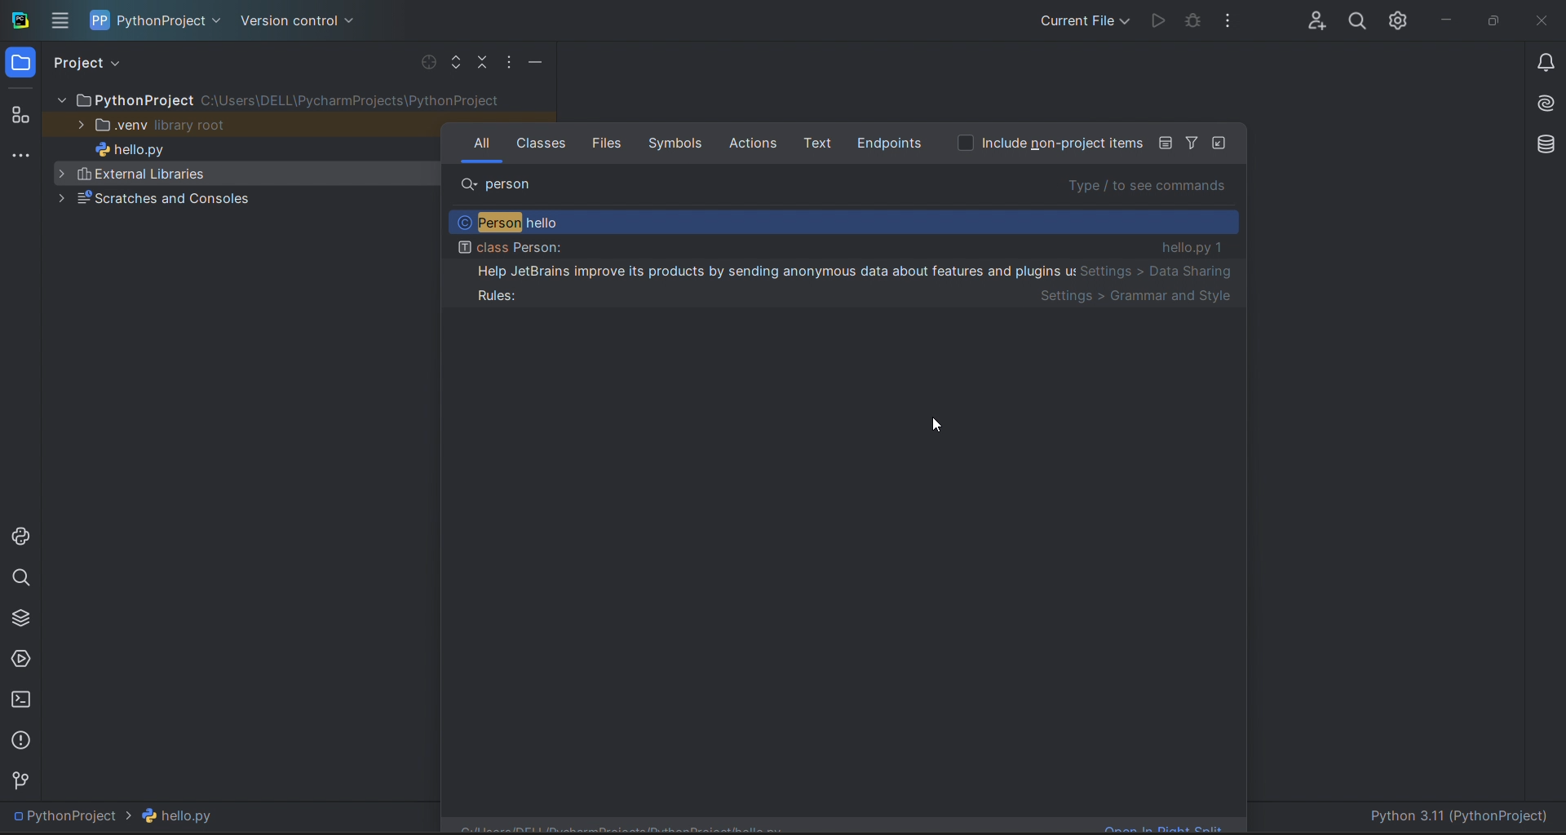 This screenshot has width=1566, height=835. I want to click on python packages, so click(20, 618).